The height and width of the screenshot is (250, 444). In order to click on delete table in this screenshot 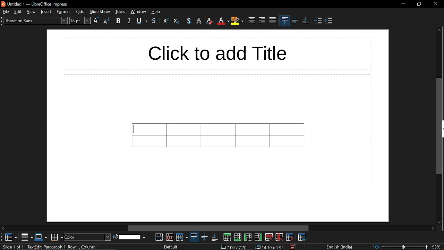, I will do `click(290, 237)`.